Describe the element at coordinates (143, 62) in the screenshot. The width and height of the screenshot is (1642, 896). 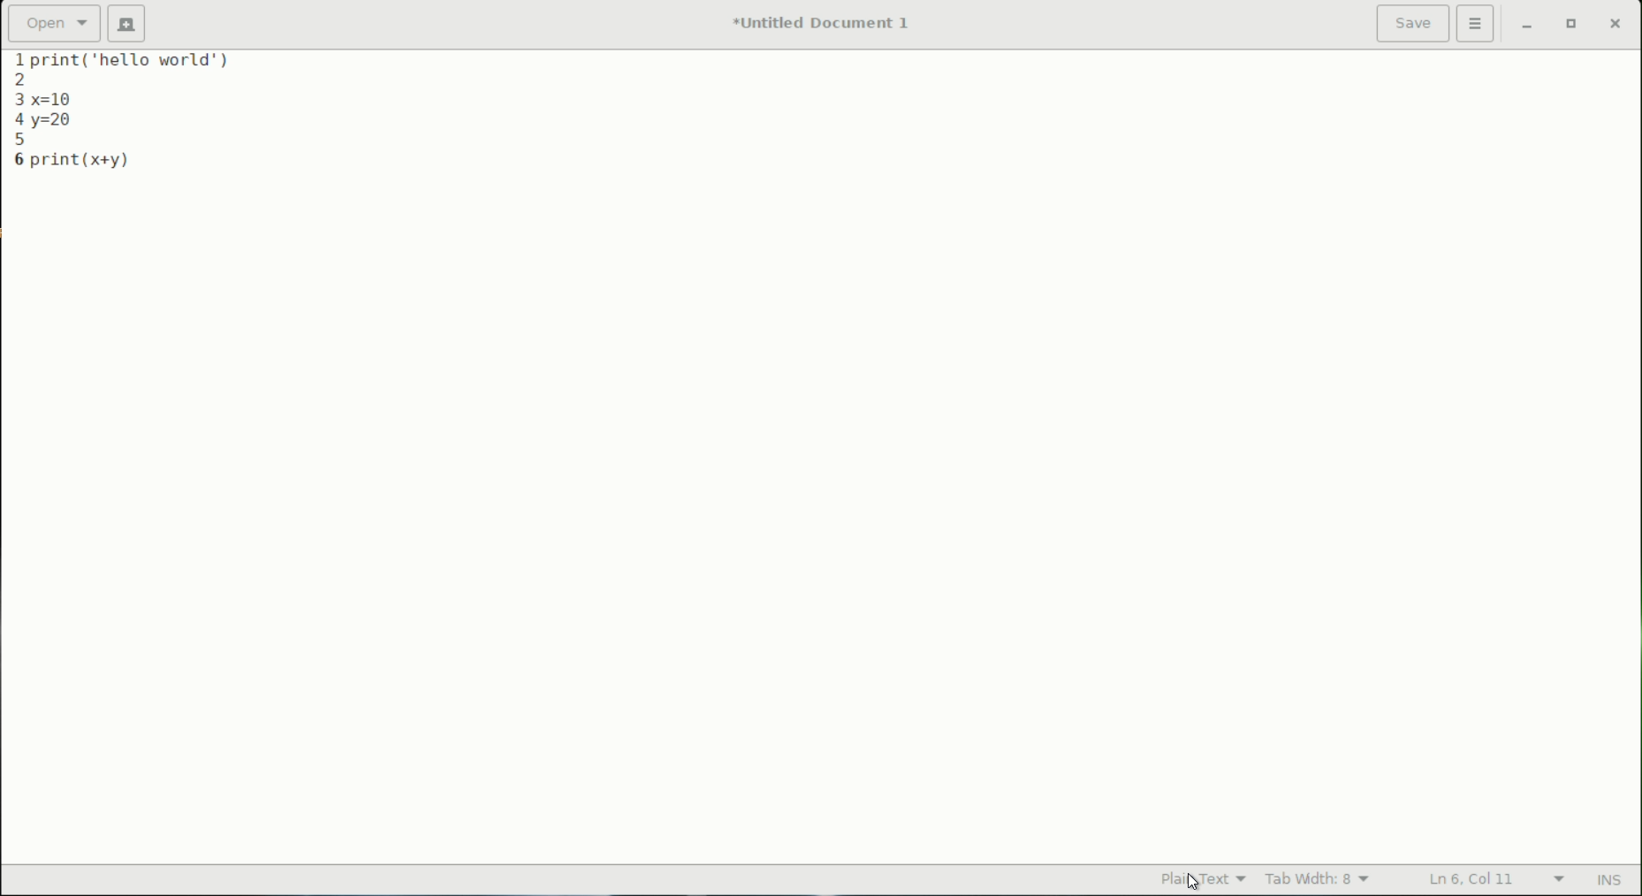
I see `text` at that location.